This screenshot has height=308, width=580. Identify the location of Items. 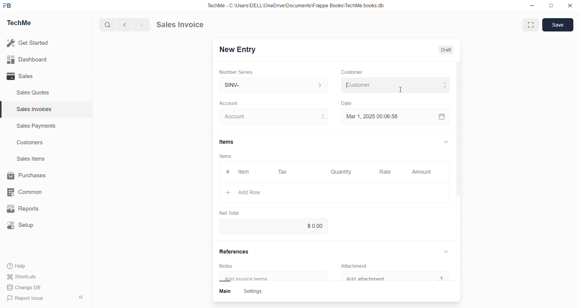
(231, 142).